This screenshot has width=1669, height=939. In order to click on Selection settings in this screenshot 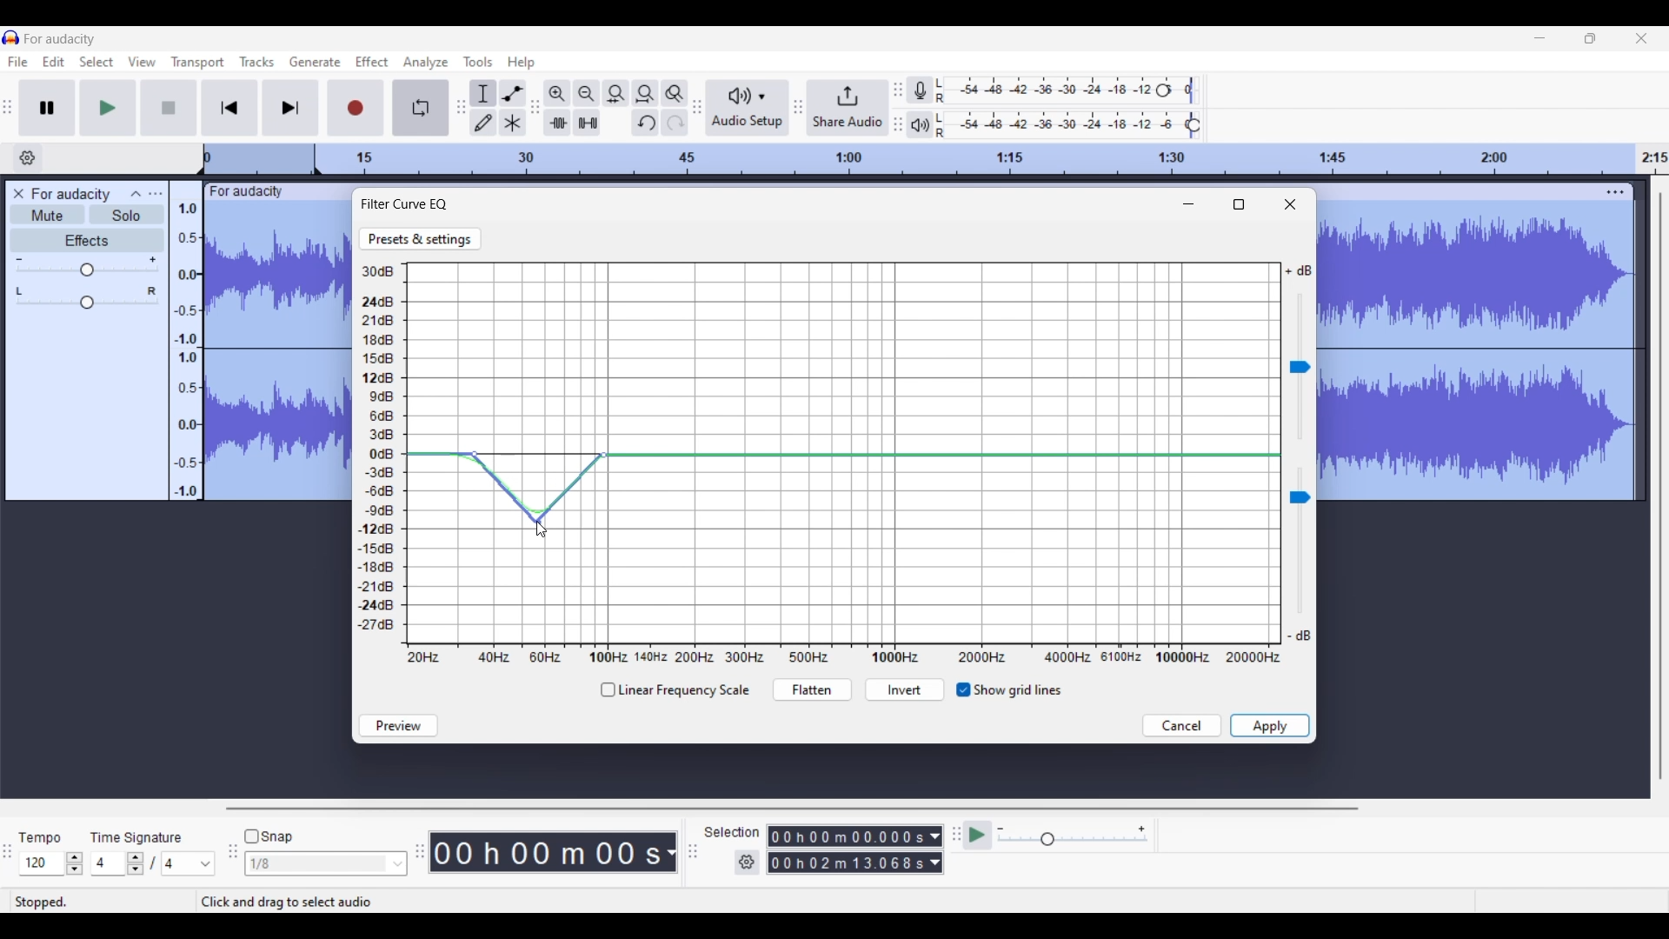, I will do `click(747, 862)`.